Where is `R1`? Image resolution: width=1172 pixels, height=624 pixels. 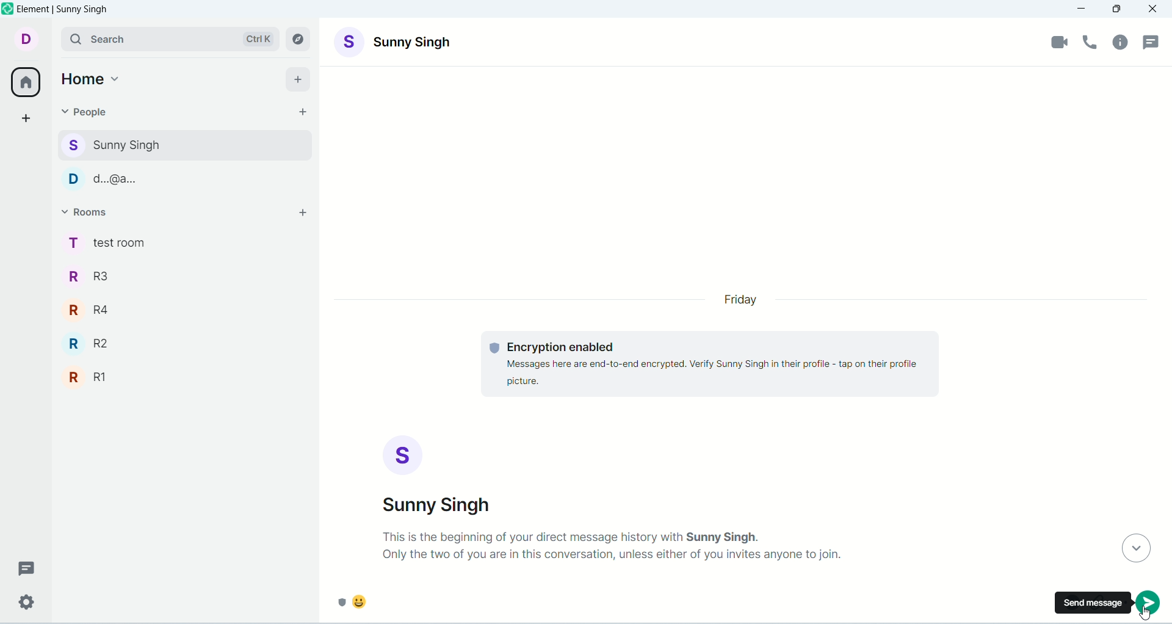
R1 is located at coordinates (186, 374).